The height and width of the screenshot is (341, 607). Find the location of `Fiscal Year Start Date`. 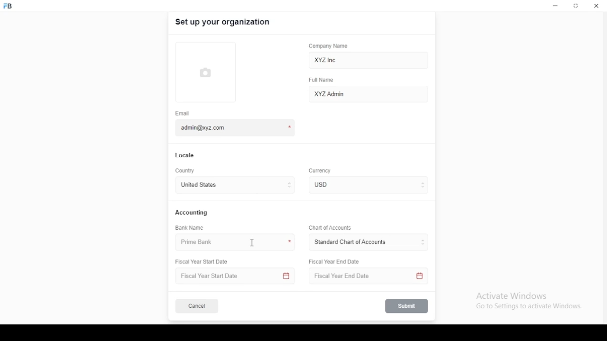

Fiscal Year Start Date is located at coordinates (236, 276).